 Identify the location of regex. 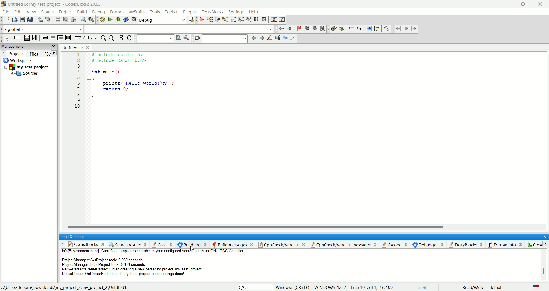
(293, 38).